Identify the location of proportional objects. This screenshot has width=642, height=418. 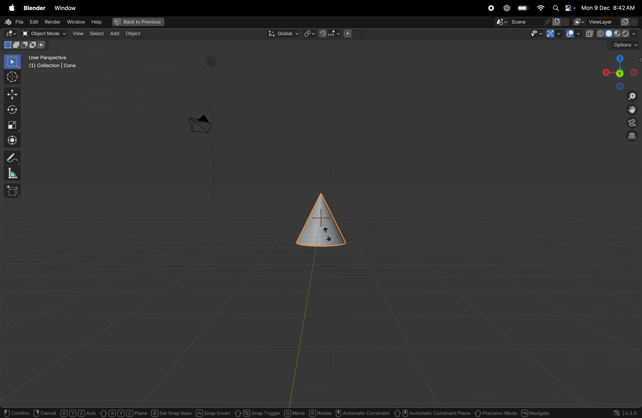
(356, 33).